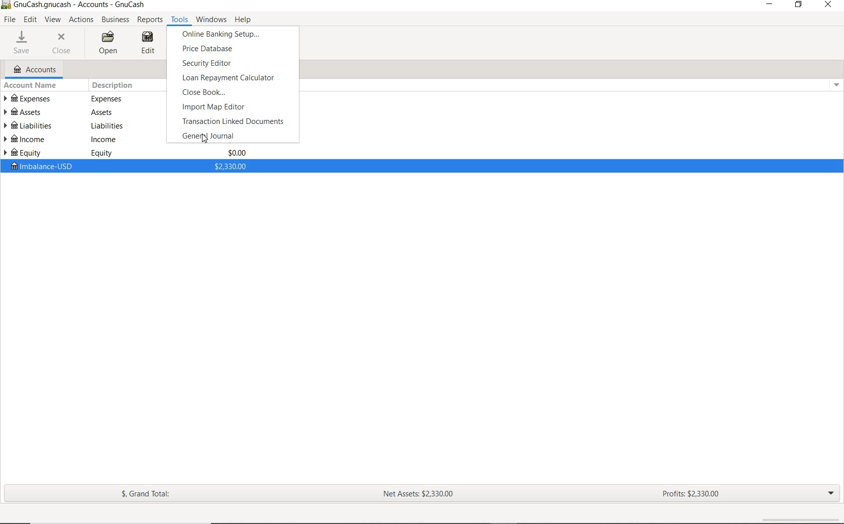 This screenshot has width=844, height=524. Describe the element at coordinates (233, 92) in the screenshot. I see `CLOSE BOOK` at that location.